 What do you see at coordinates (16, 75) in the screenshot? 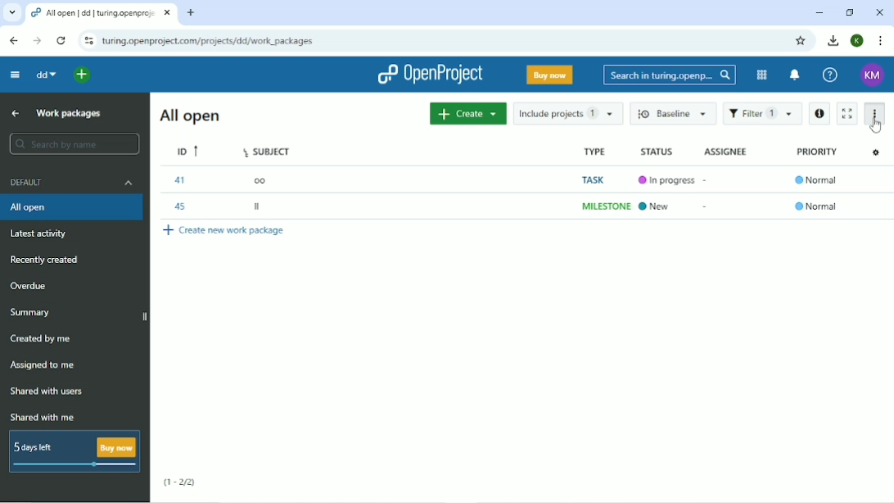
I see `Collapse project menu` at bounding box center [16, 75].